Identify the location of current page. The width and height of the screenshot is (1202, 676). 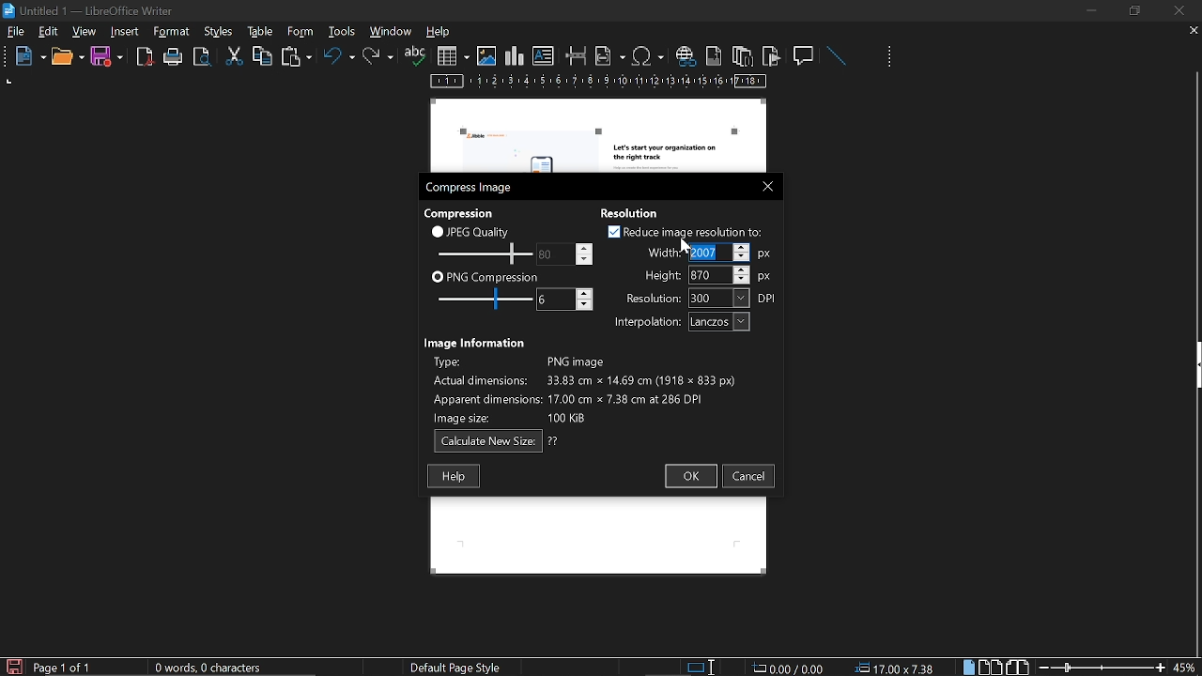
(63, 668).